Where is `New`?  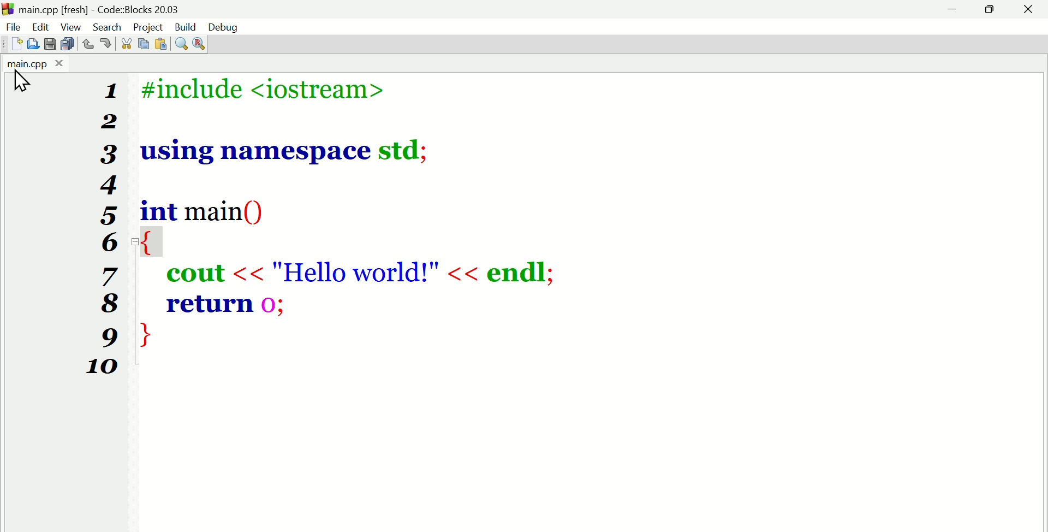
New is located at coordinates (33, 44).